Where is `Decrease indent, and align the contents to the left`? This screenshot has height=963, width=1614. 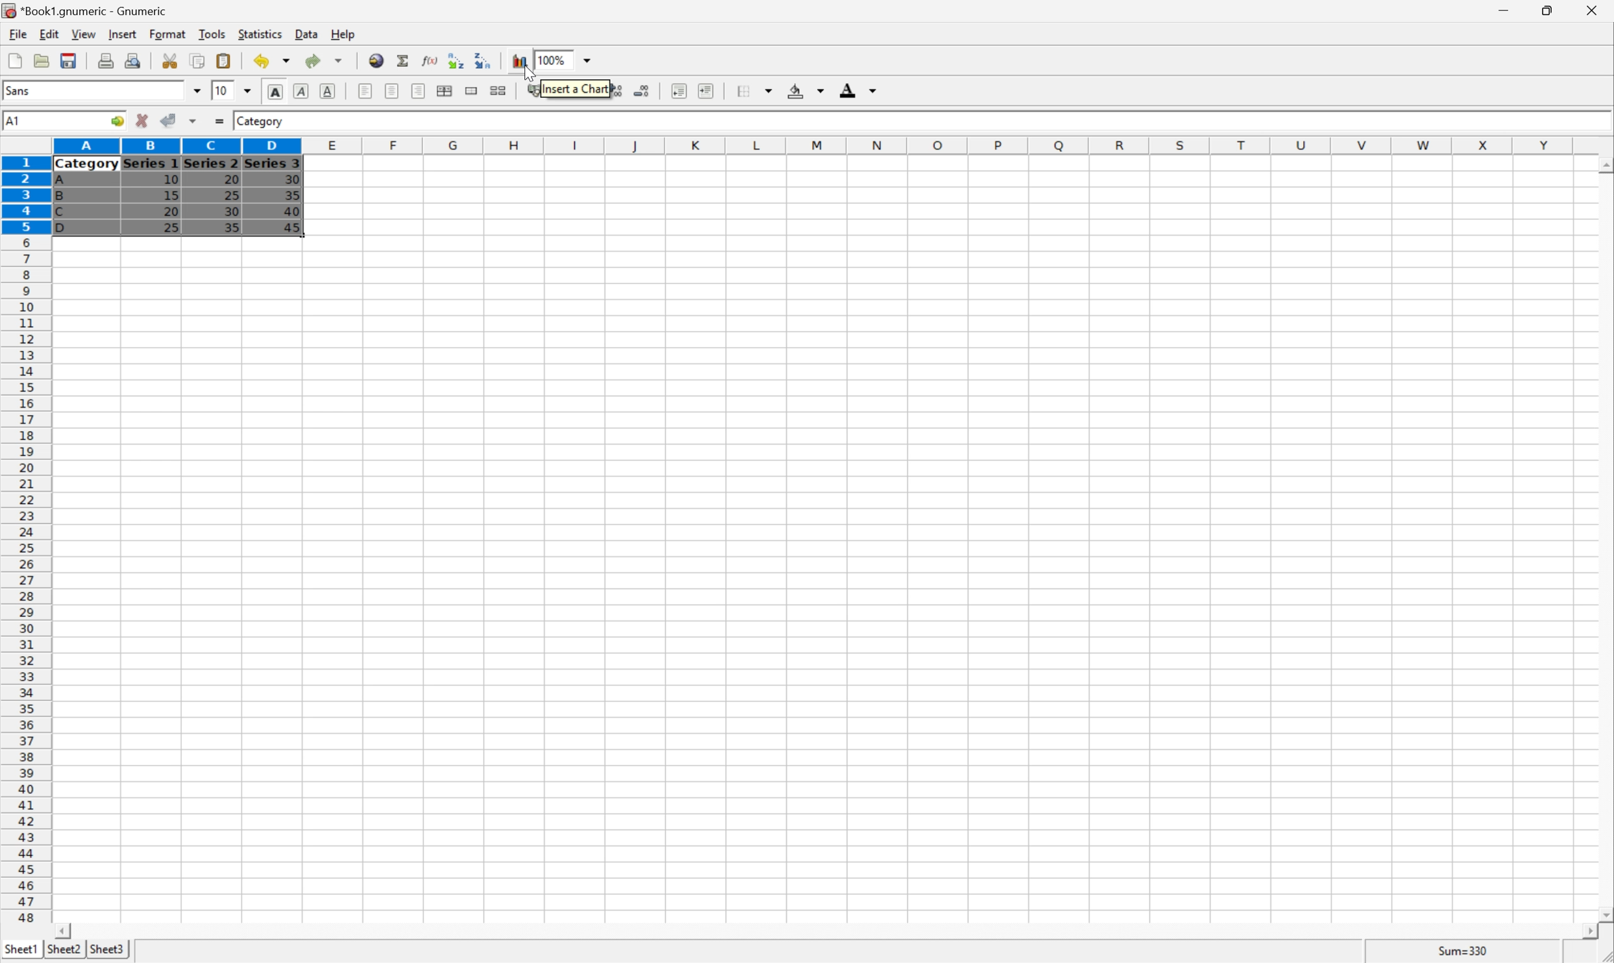
Decrease indent, and align the contents to the left is located at coordinates (678, 91).